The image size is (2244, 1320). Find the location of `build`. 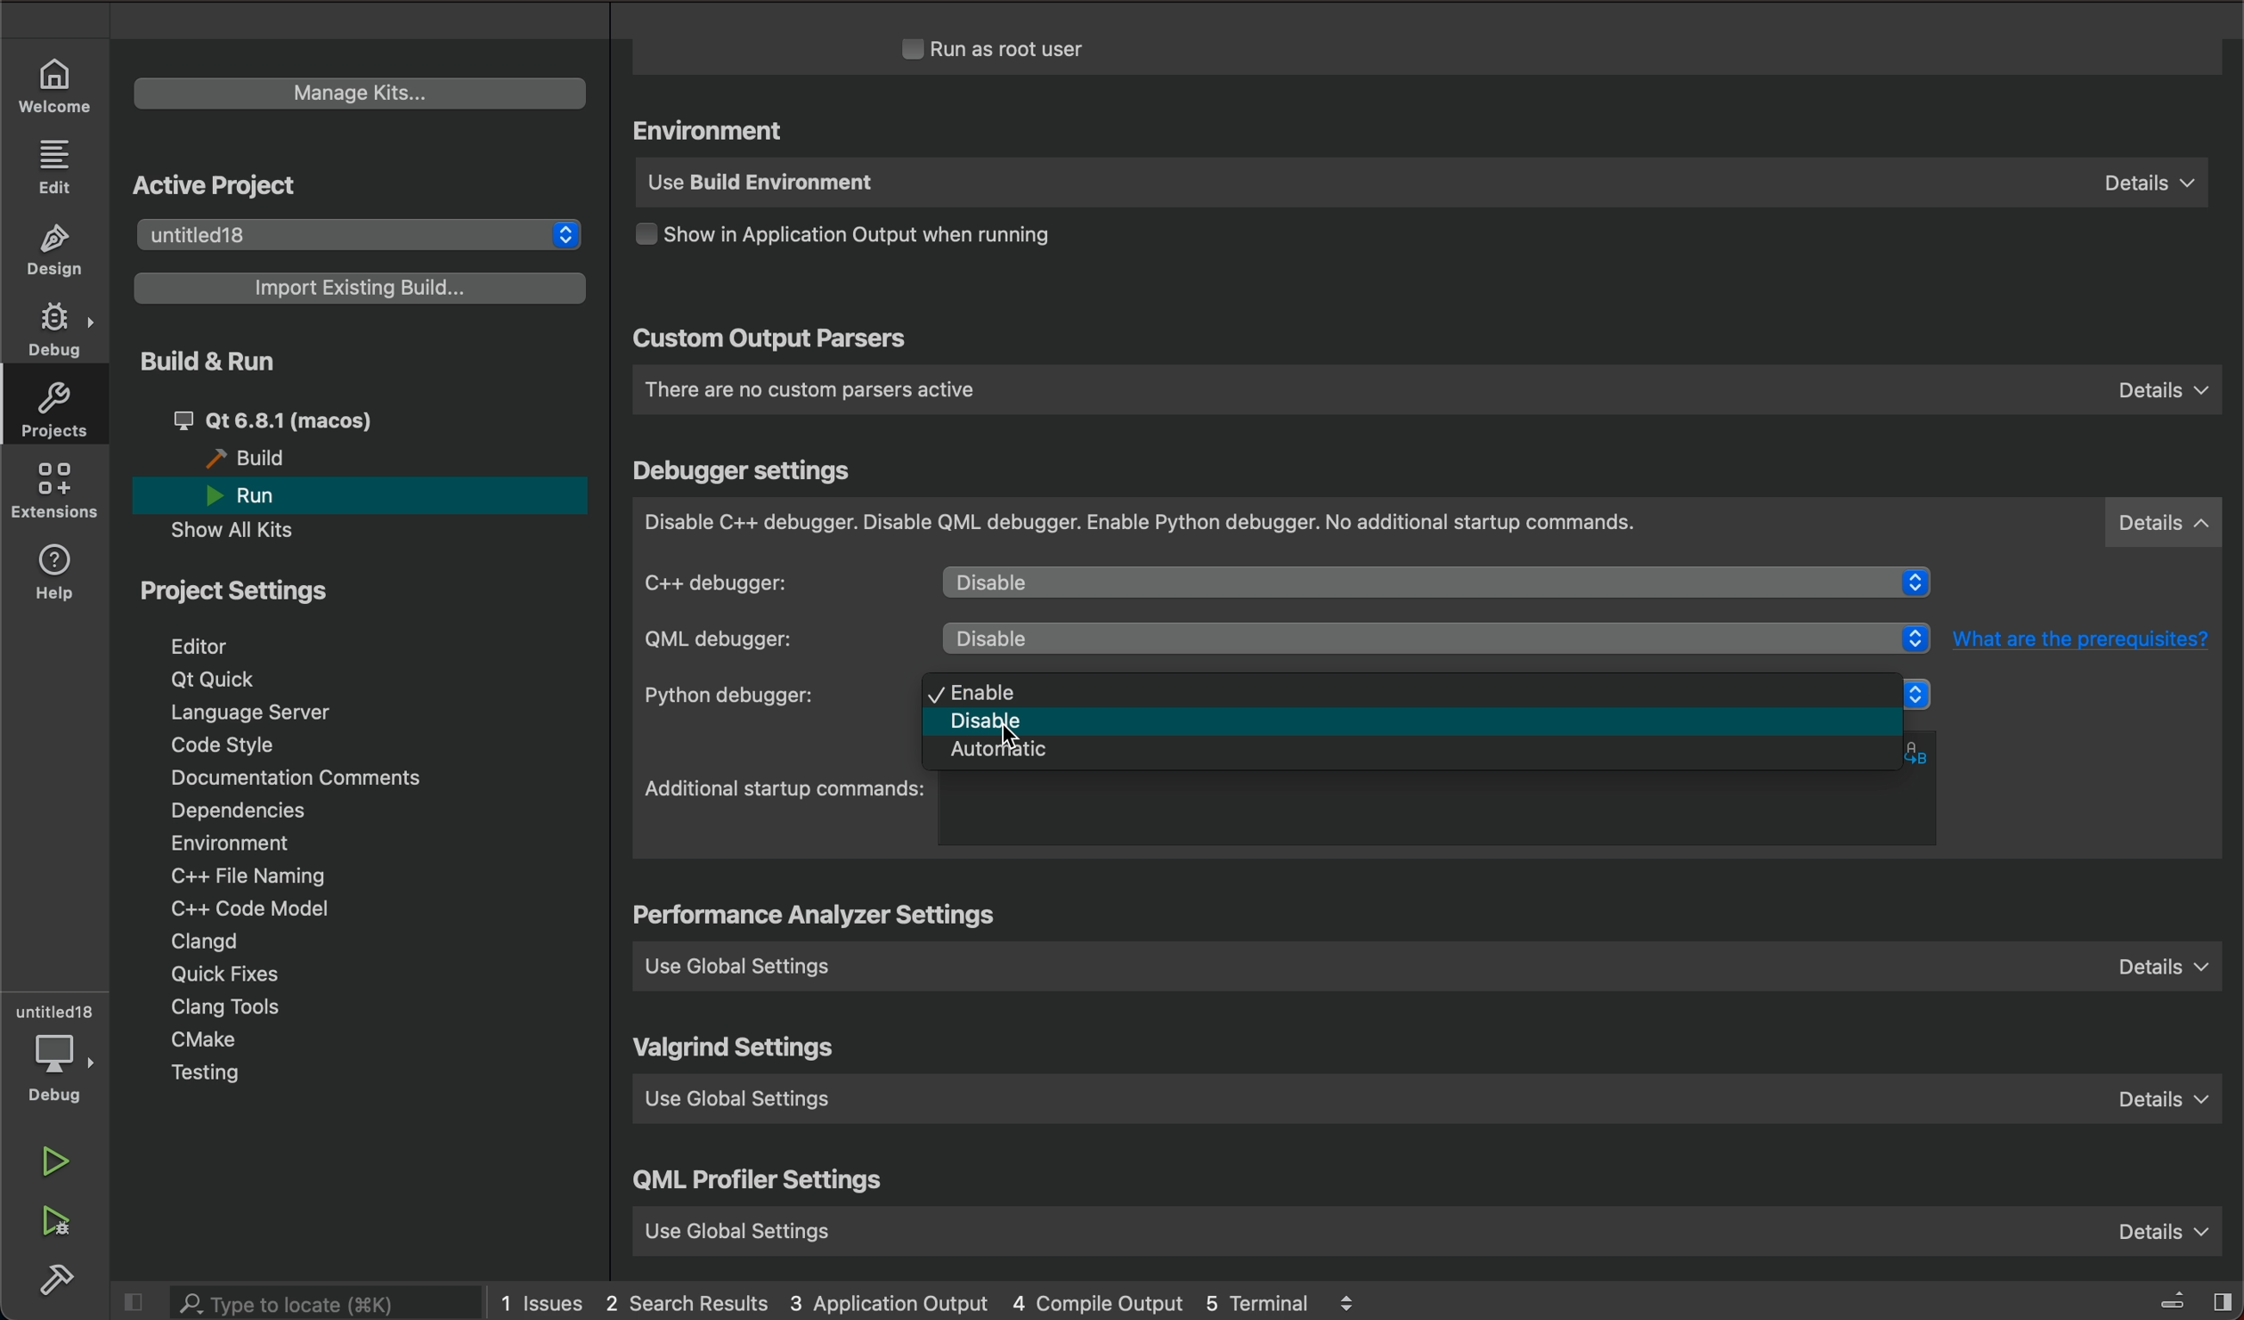

build is located at coordinates (256, 459).